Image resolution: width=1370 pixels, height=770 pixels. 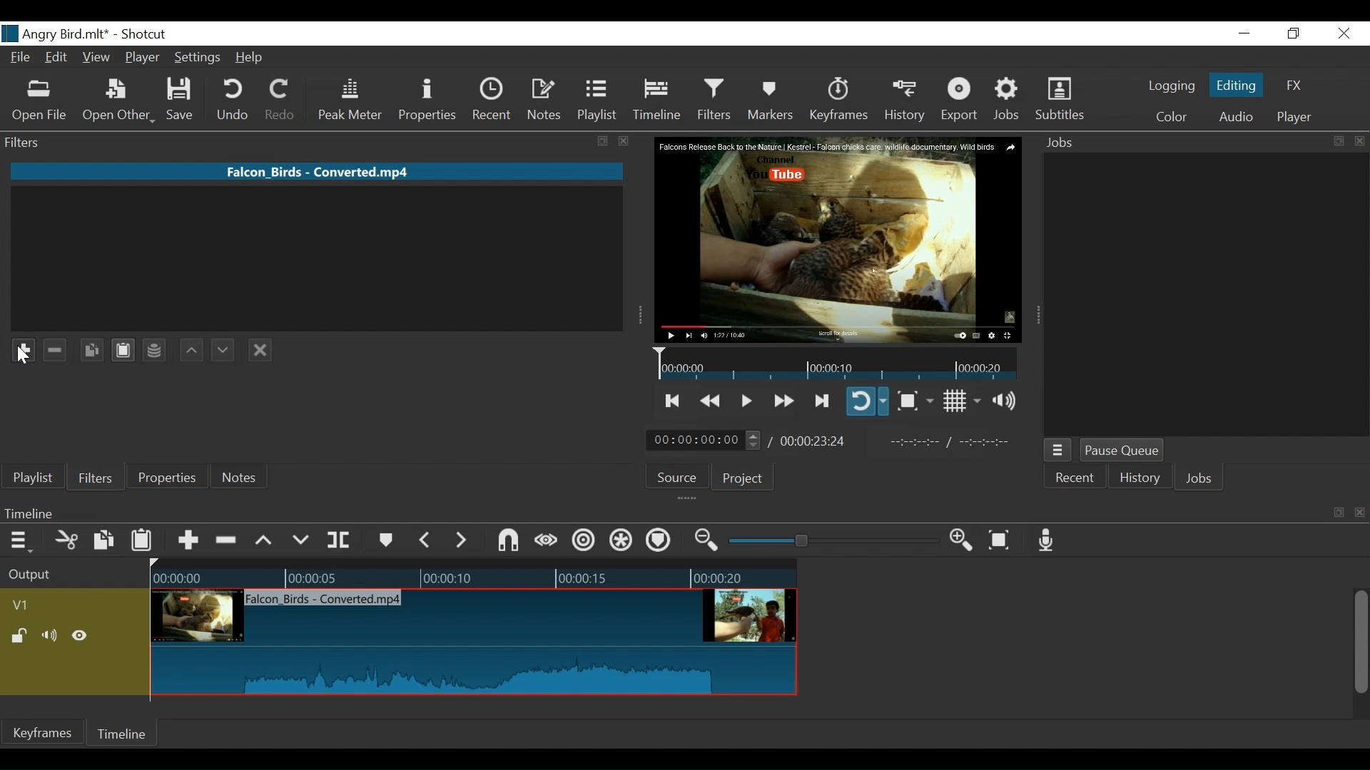 What do you see at coordinates (228, 541) in the screenshot?
I see `Remove cut` at bounding box center [228, 541].